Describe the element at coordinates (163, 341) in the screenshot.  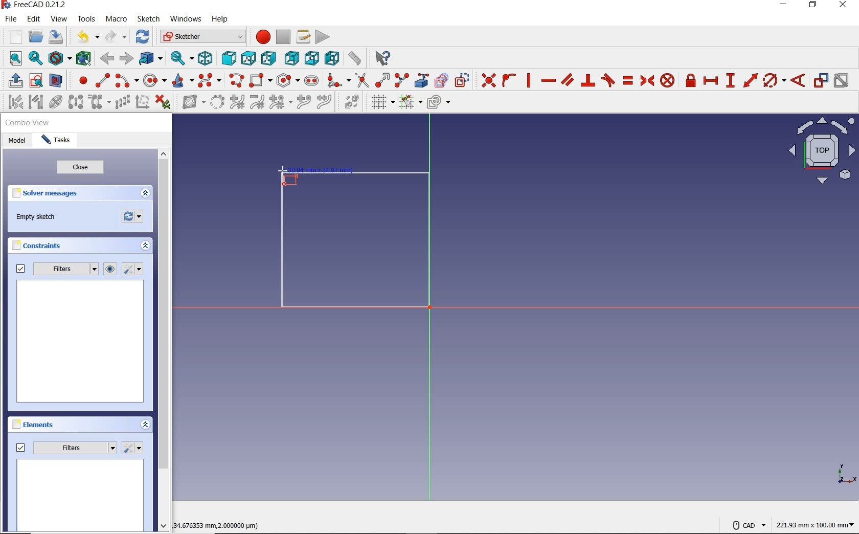
I see `scrollbar` at that location.